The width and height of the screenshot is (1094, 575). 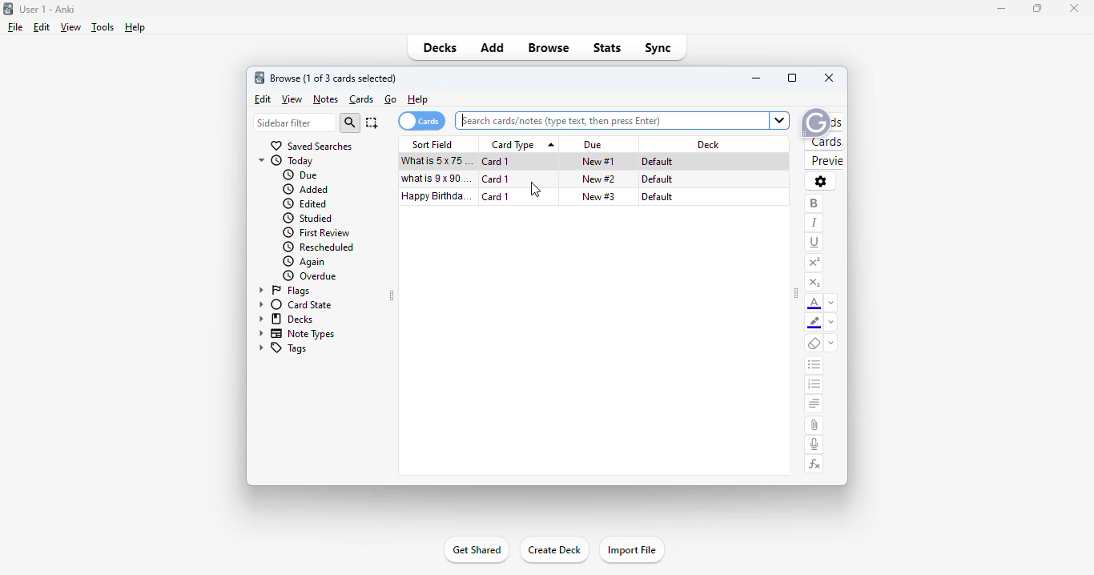 What do you see at coordinates (103, 27) in the screenshot?
I see `tools` at bounding box center [103, 27].